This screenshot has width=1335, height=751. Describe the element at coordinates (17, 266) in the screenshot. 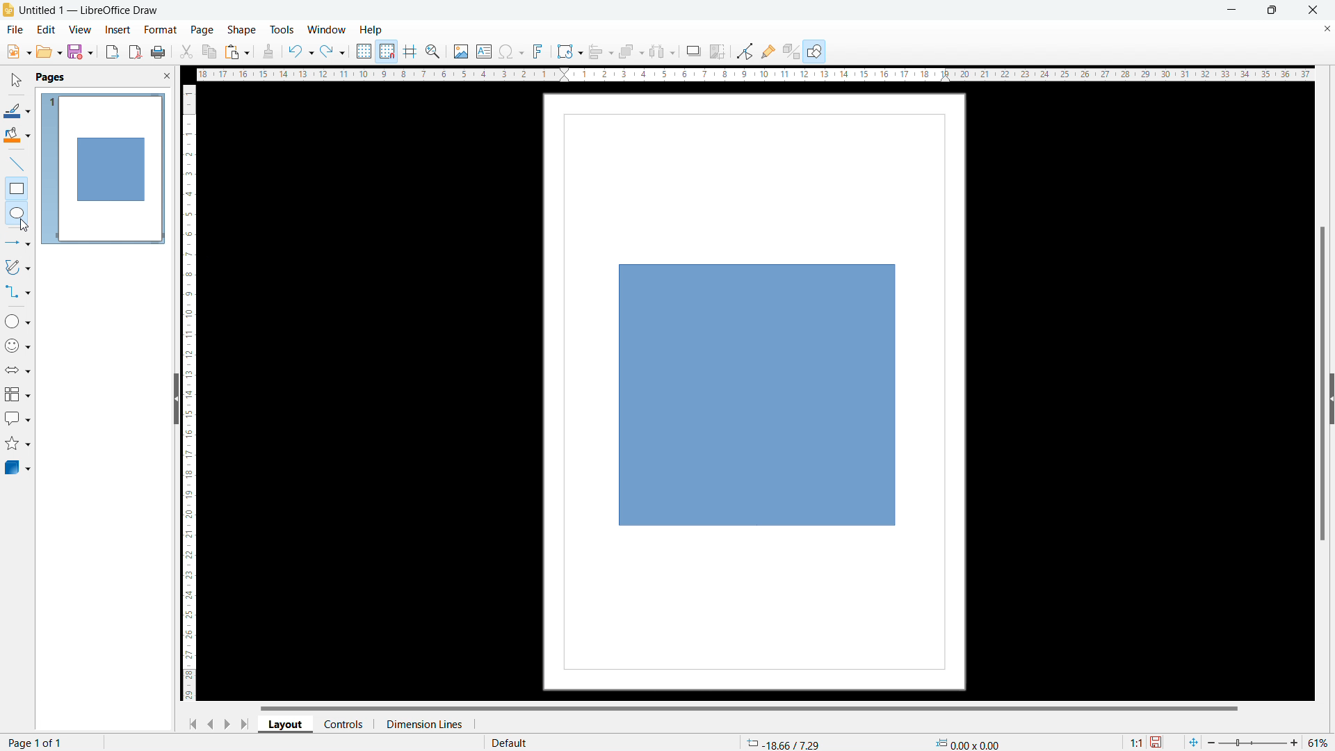

I see `curves and polygonas` at that location.